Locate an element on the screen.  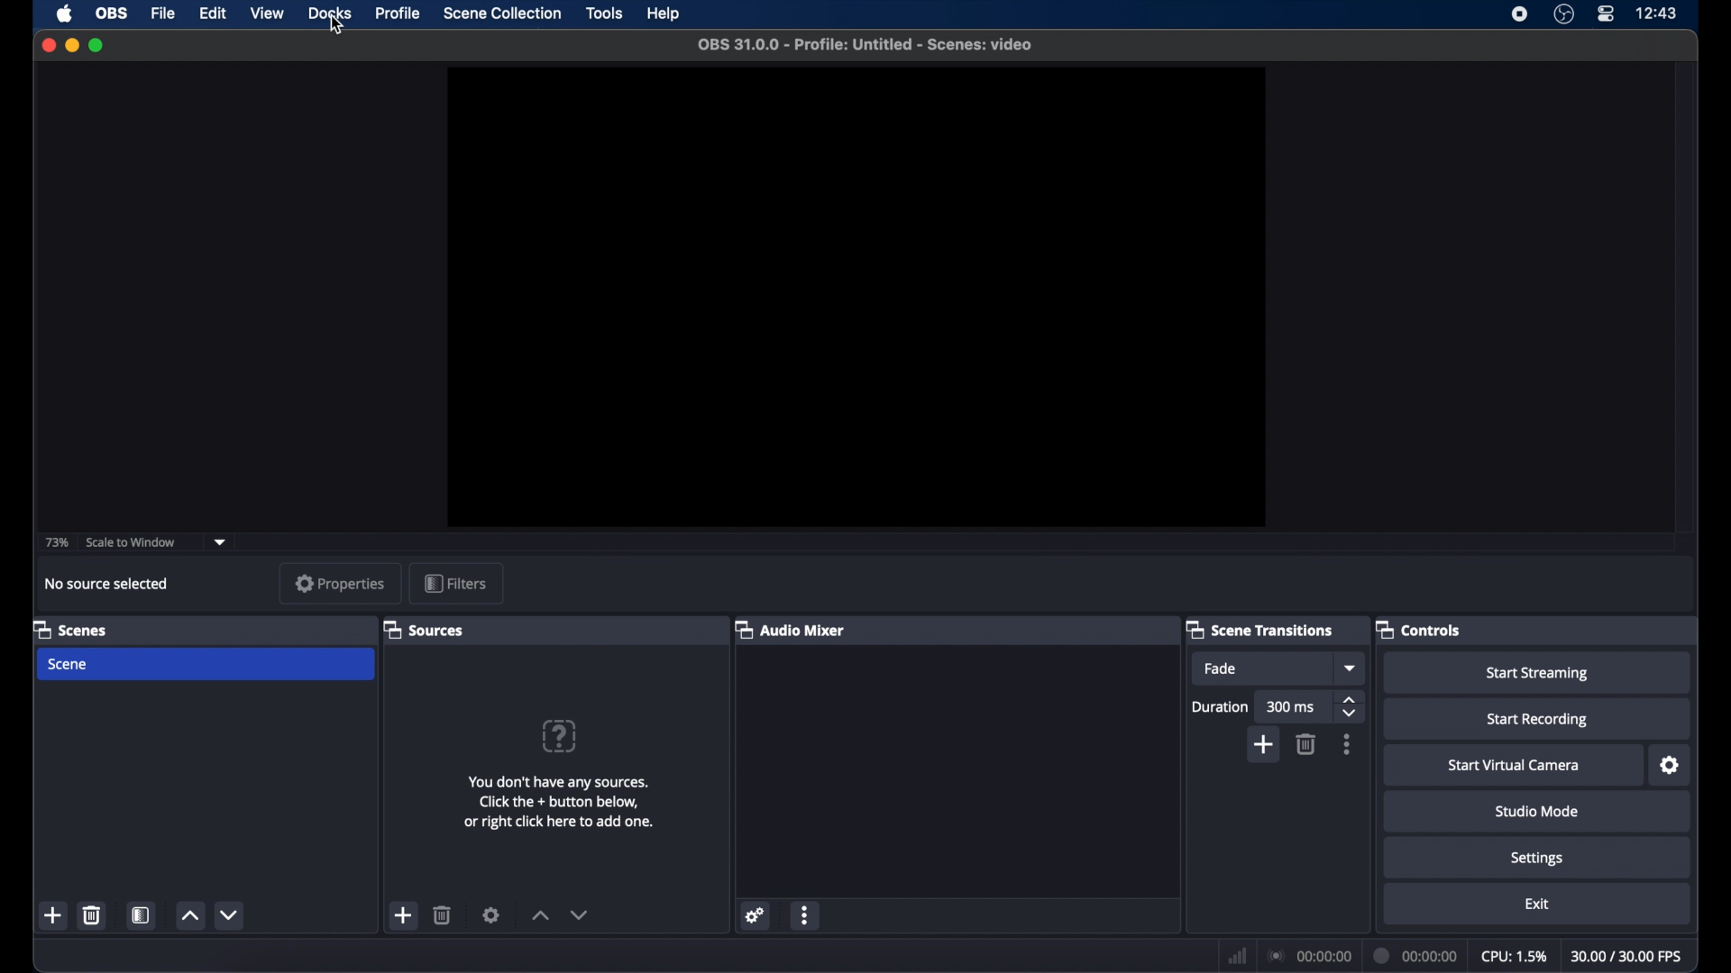
no source selected is located at coordinates (106, 584).